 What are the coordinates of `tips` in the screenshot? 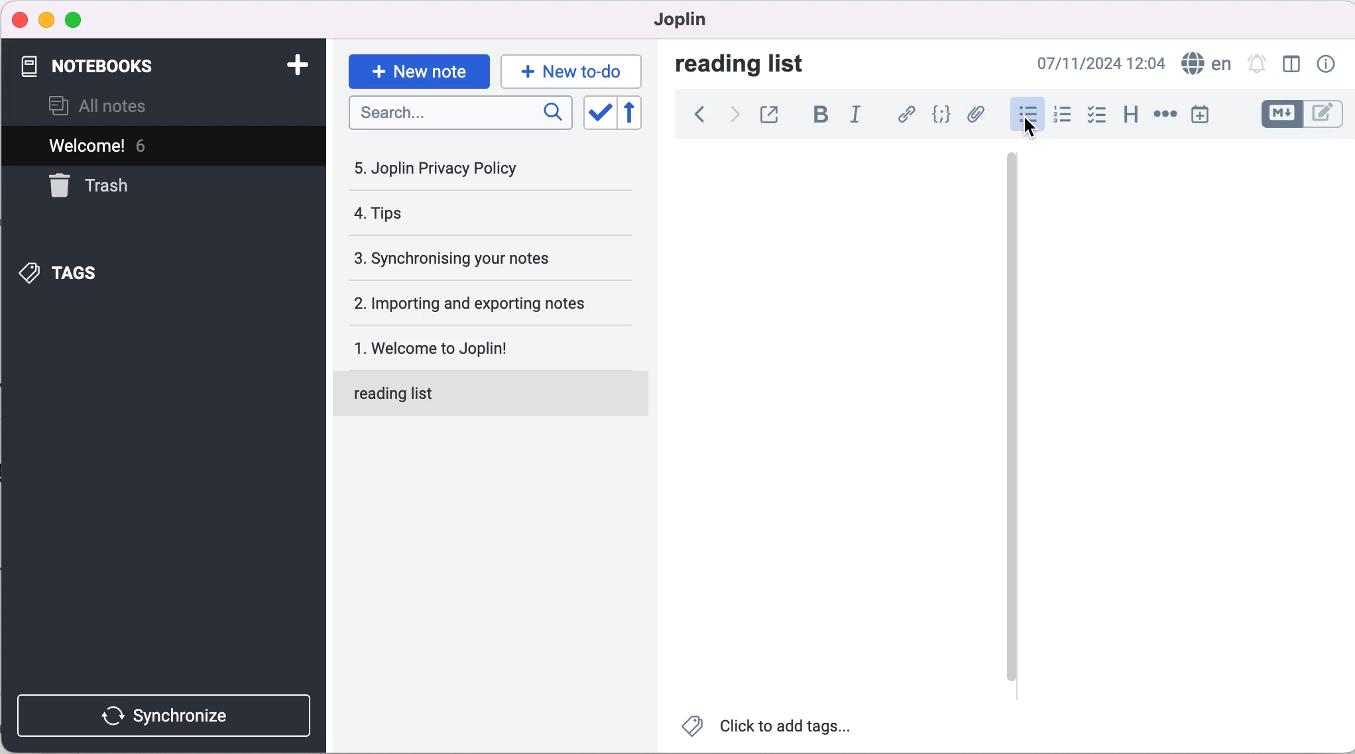 It's located at (463, 213).